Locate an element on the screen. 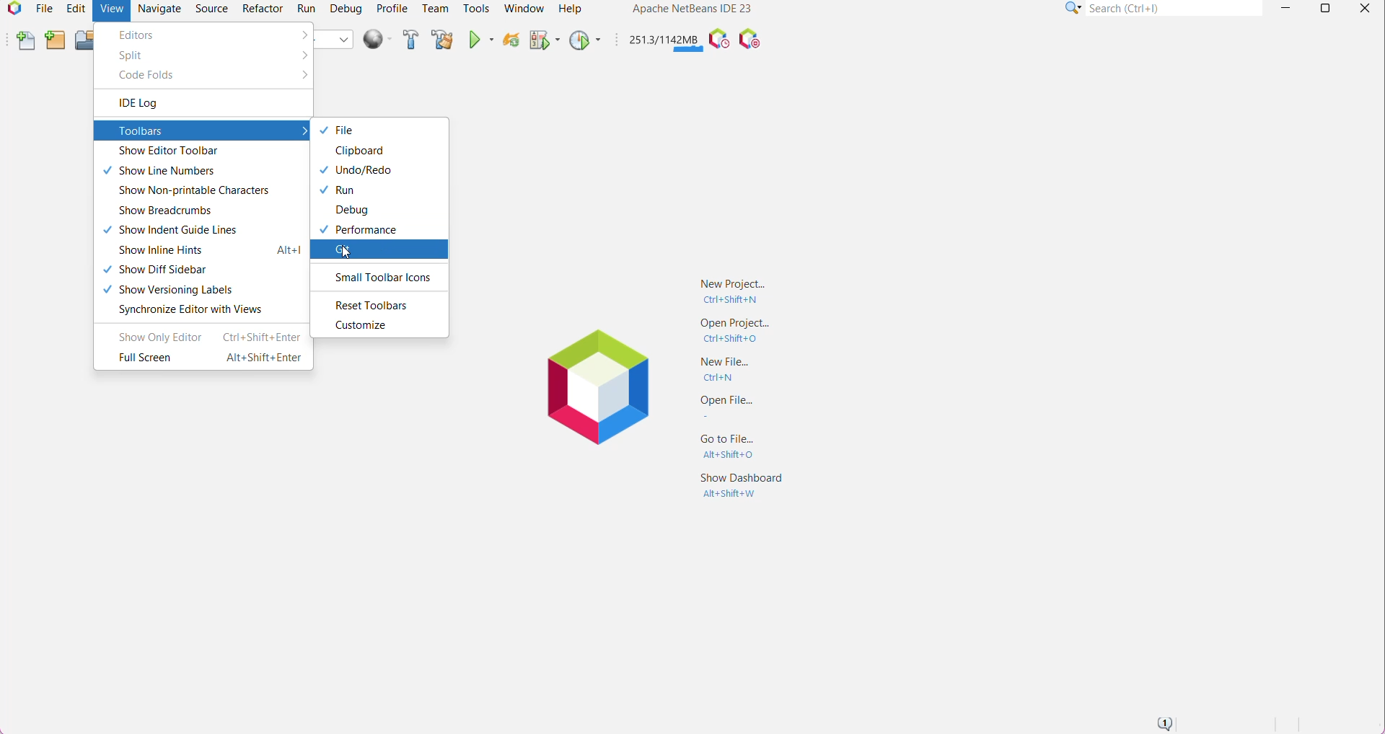 The image size is (1385, 734). More options is located at coordinates (300, 35).